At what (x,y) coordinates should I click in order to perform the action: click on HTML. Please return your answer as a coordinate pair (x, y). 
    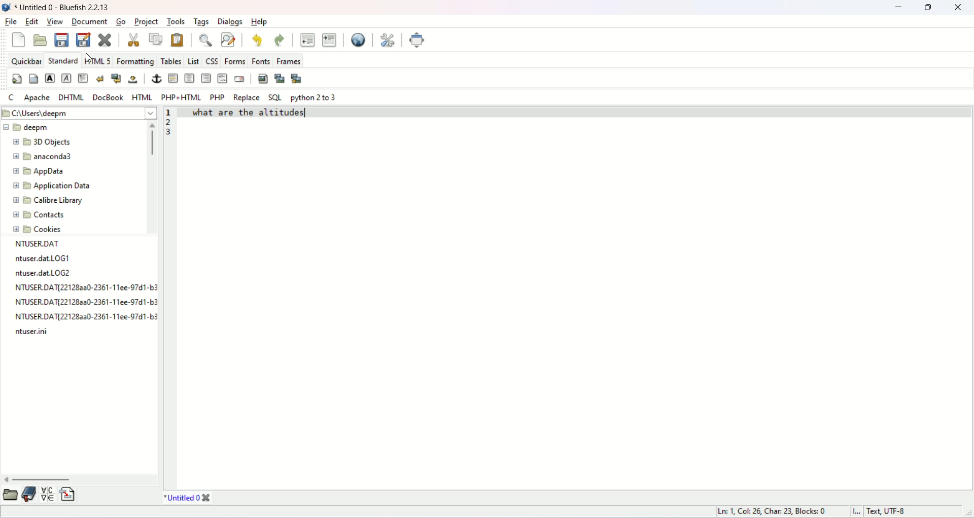
    Looking at the image, I should click on (141, 96).